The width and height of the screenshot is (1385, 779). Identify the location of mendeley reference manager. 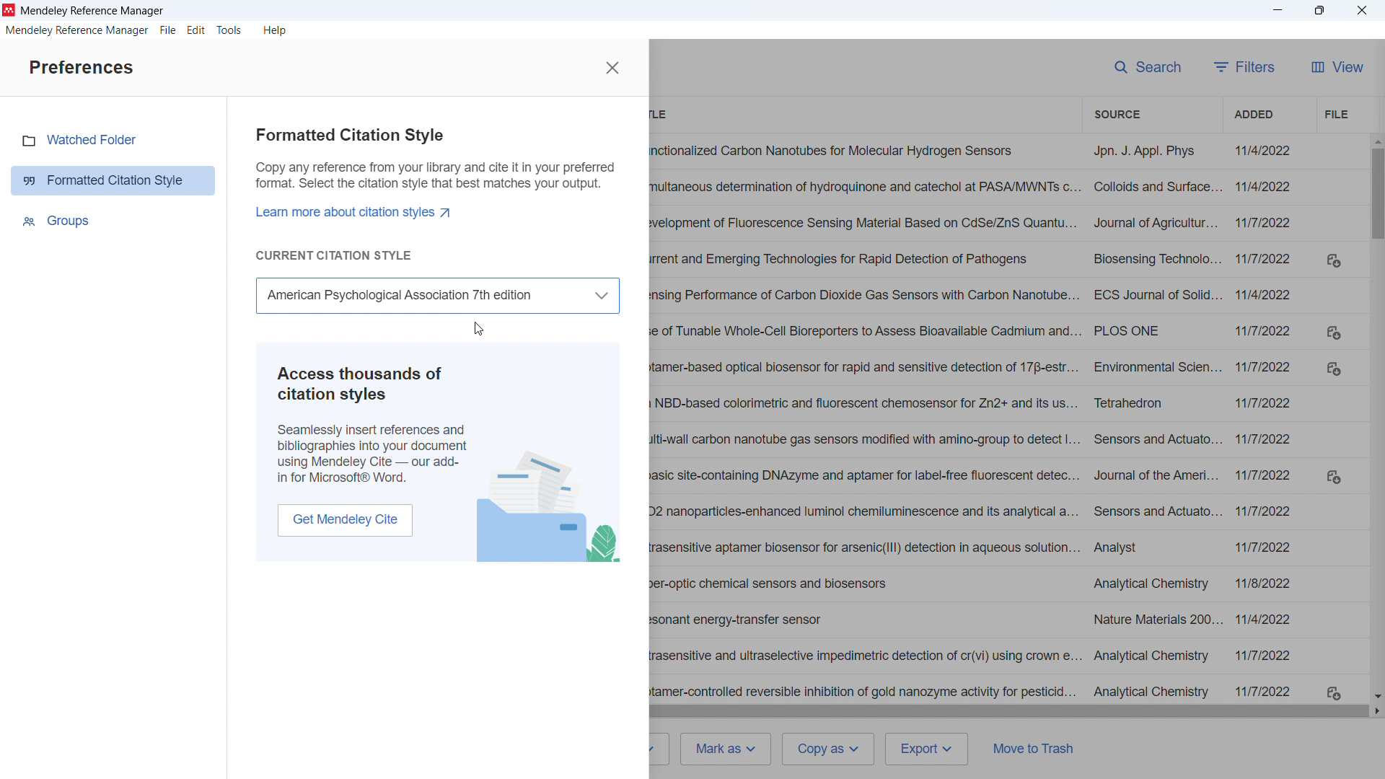
(76, 30).